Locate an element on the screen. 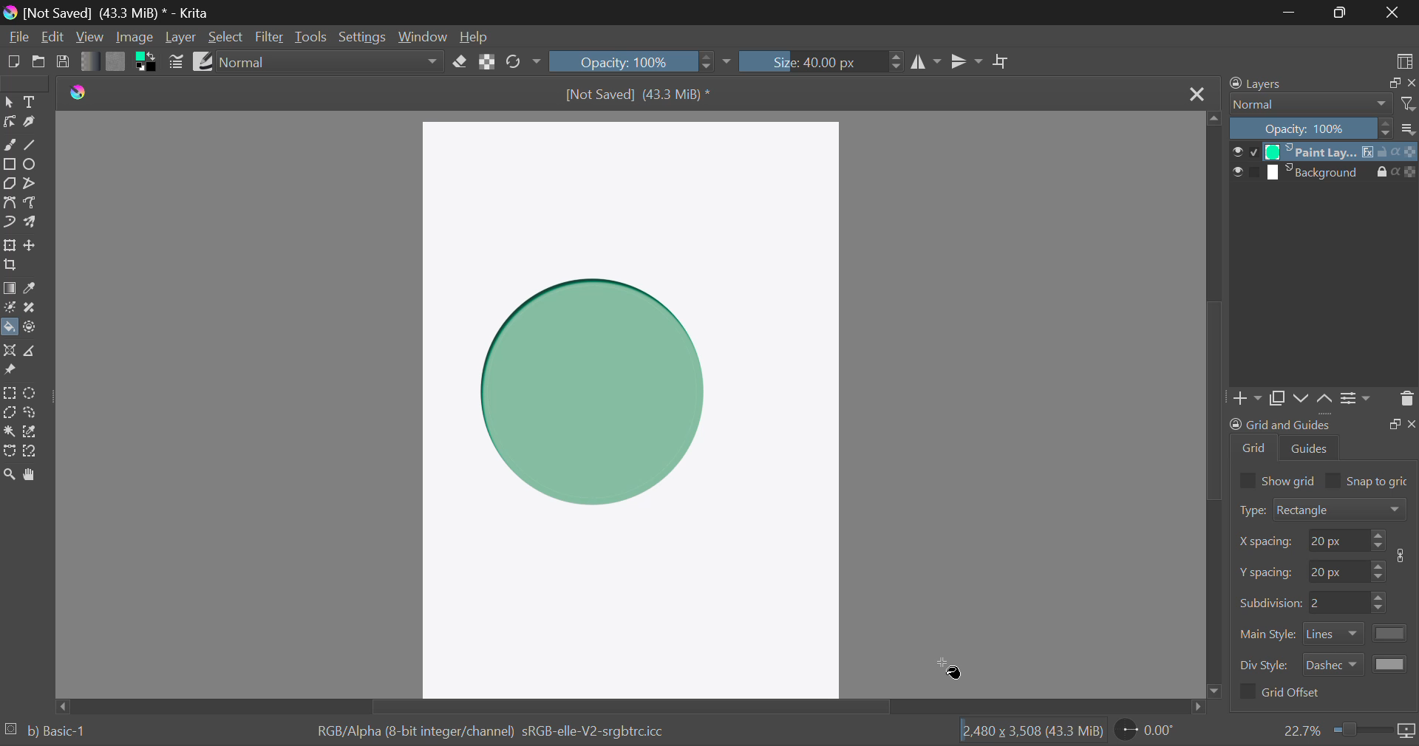  View is located at coordinates (90, 38).